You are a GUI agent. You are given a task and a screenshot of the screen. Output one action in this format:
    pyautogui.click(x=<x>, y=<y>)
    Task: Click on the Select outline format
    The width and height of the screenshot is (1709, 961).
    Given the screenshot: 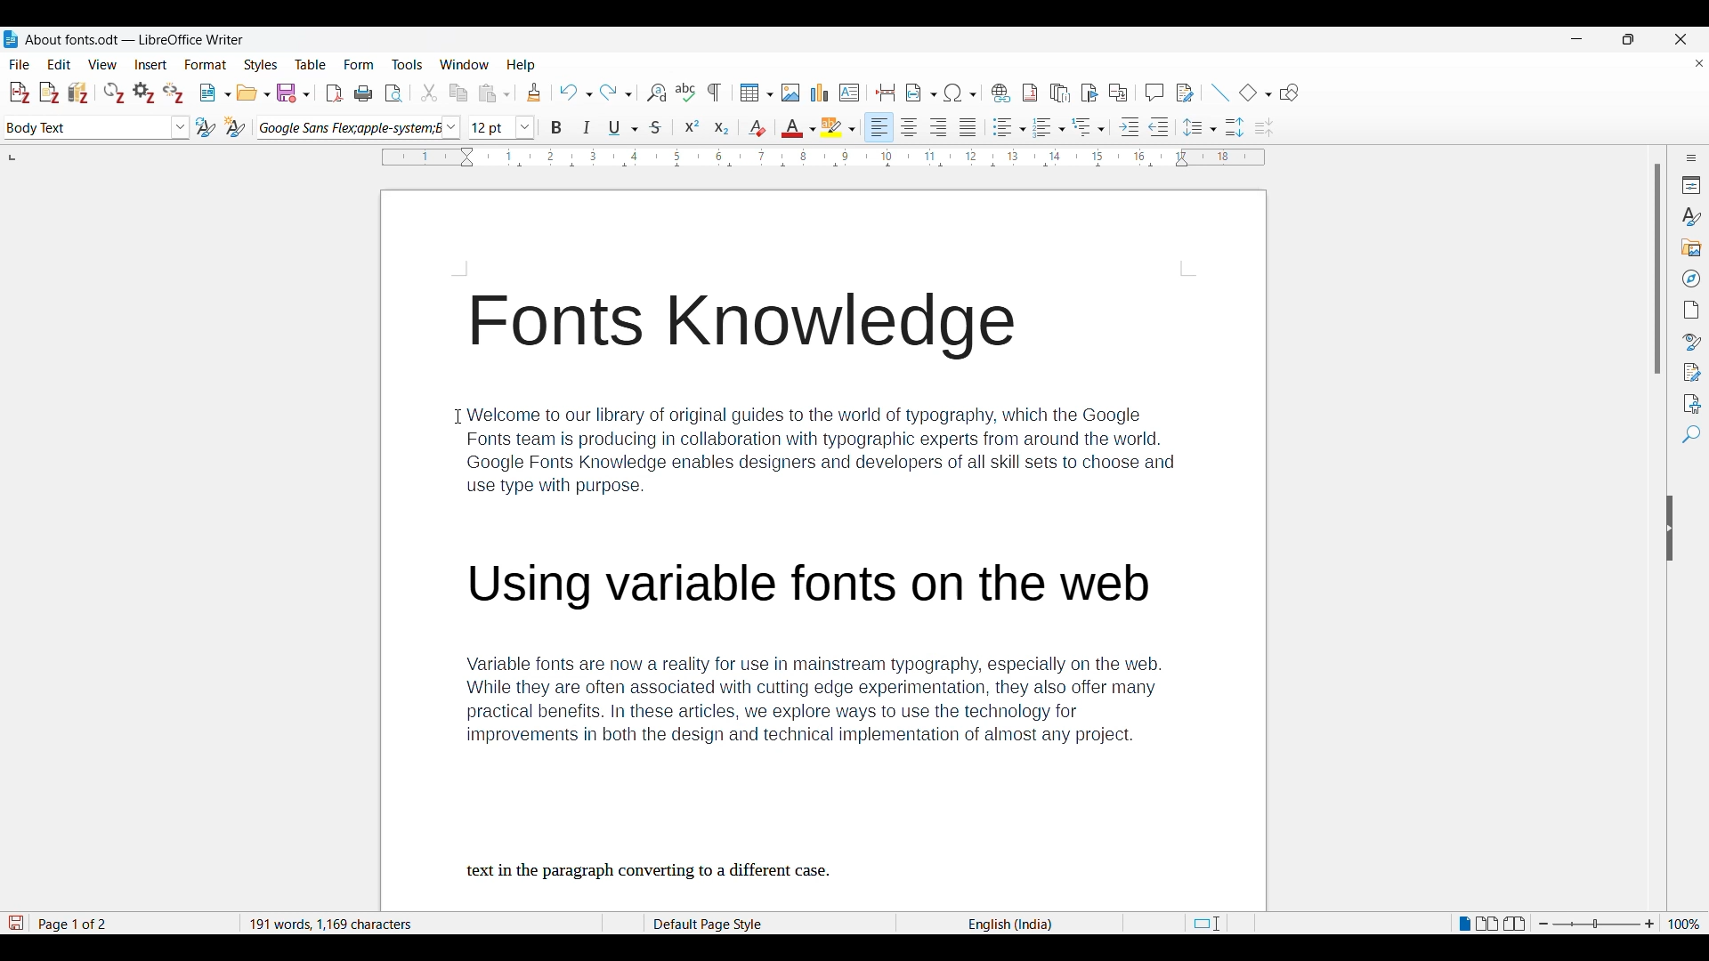 What is the action you would take?
    pyautogui.click(x=1089, y=127)
    